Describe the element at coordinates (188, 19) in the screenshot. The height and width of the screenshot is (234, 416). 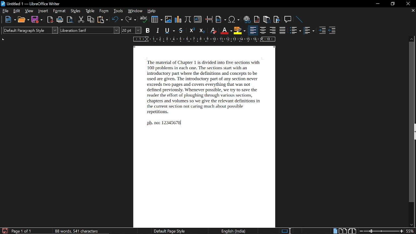
I see `insert formula` at that location.